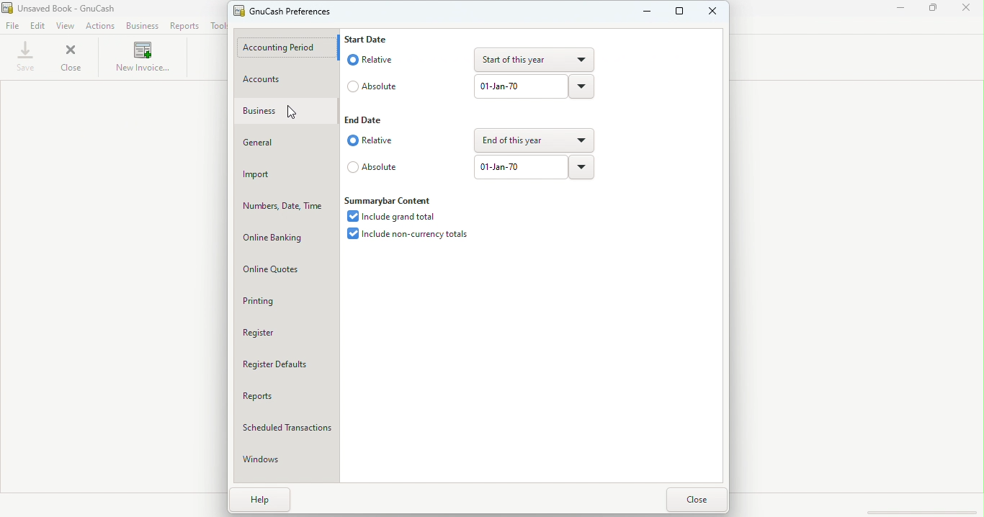  Describe the element at coordinates (287, 109) in the screenshot. I see `Business` at that location.